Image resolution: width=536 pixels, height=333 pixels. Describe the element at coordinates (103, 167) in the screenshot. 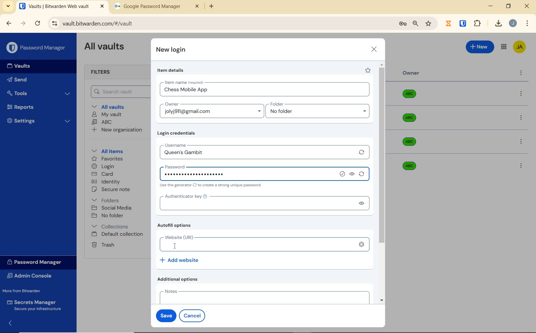

I see `login` at that location.